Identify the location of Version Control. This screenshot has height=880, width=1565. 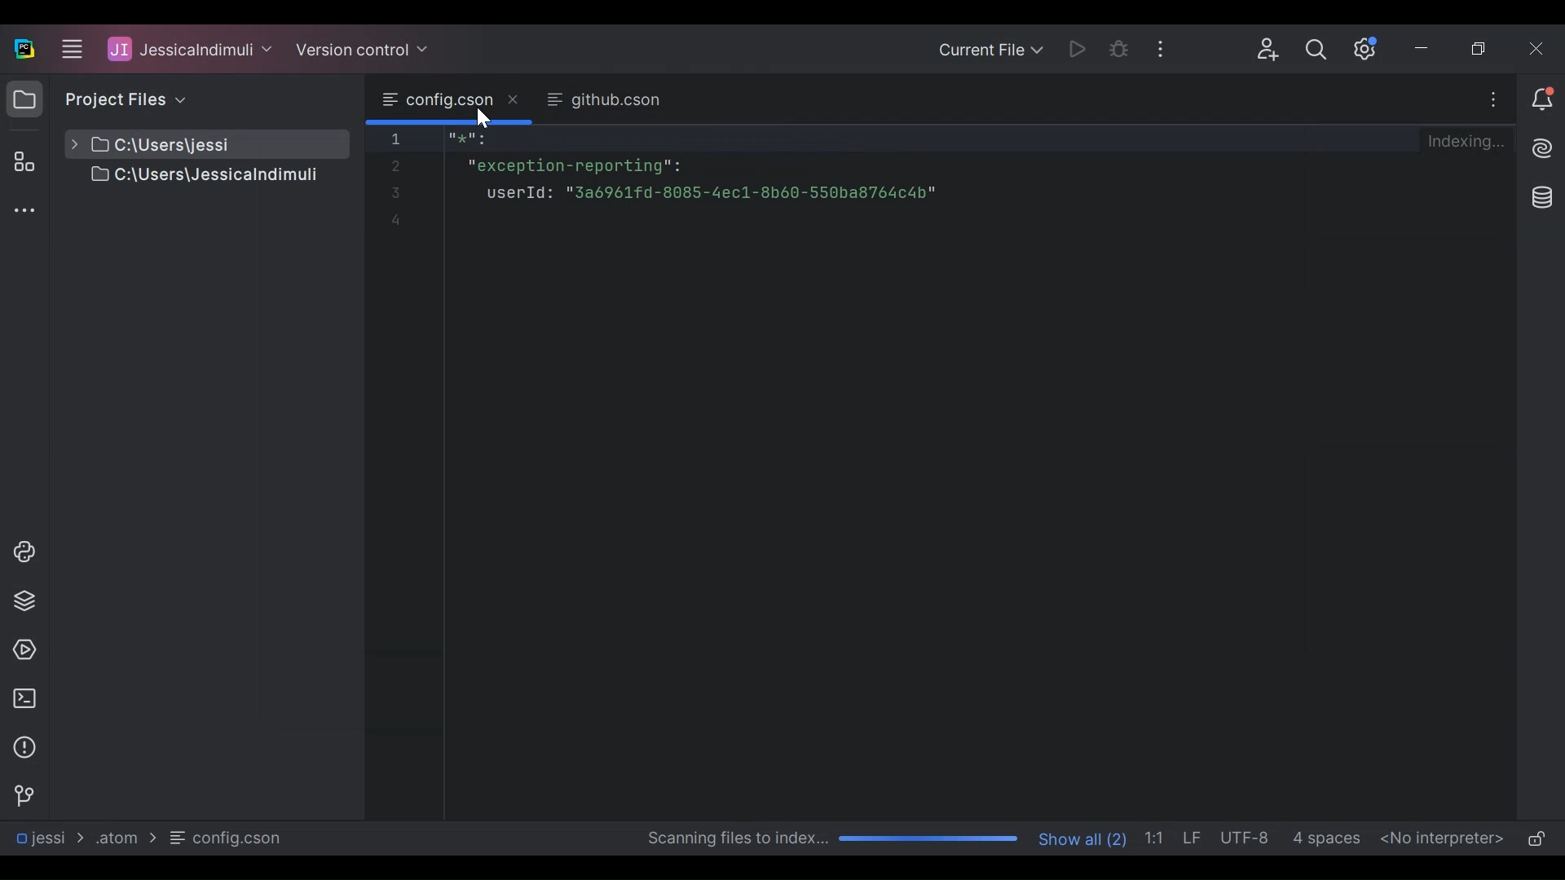
(364, 47).